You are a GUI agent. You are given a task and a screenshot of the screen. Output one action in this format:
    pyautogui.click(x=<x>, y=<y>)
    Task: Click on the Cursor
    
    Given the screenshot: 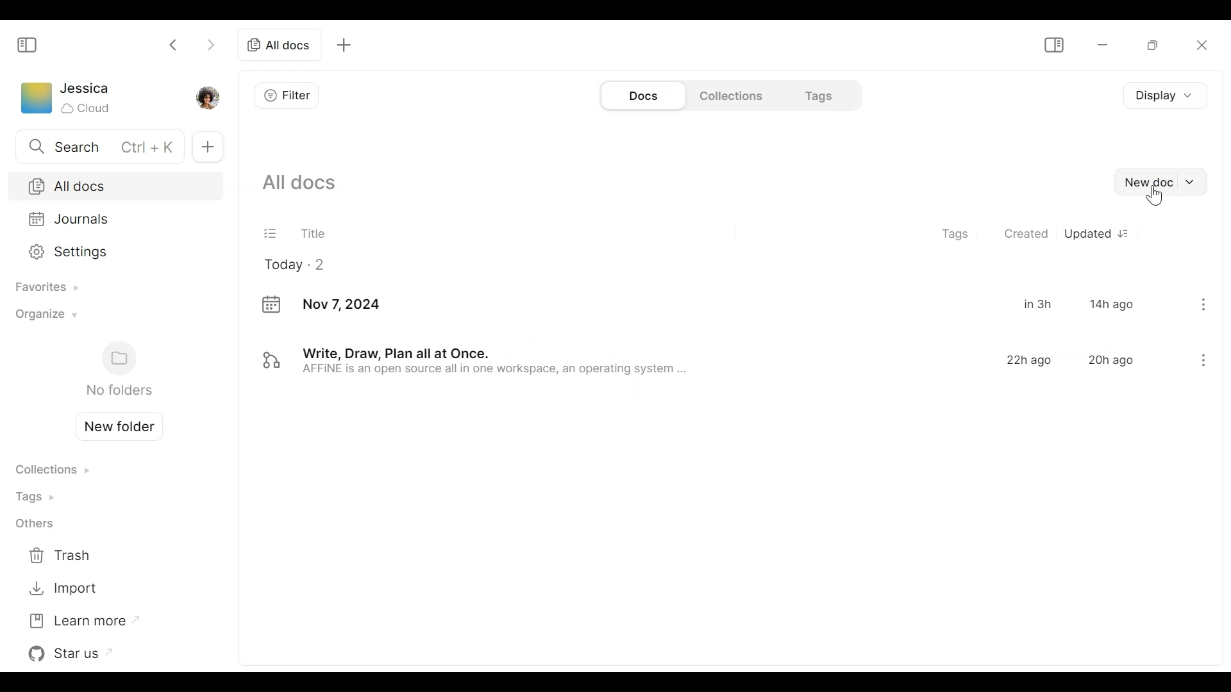 What is the action you would take?
    pyautogui.click(x=1159, y=196)
    